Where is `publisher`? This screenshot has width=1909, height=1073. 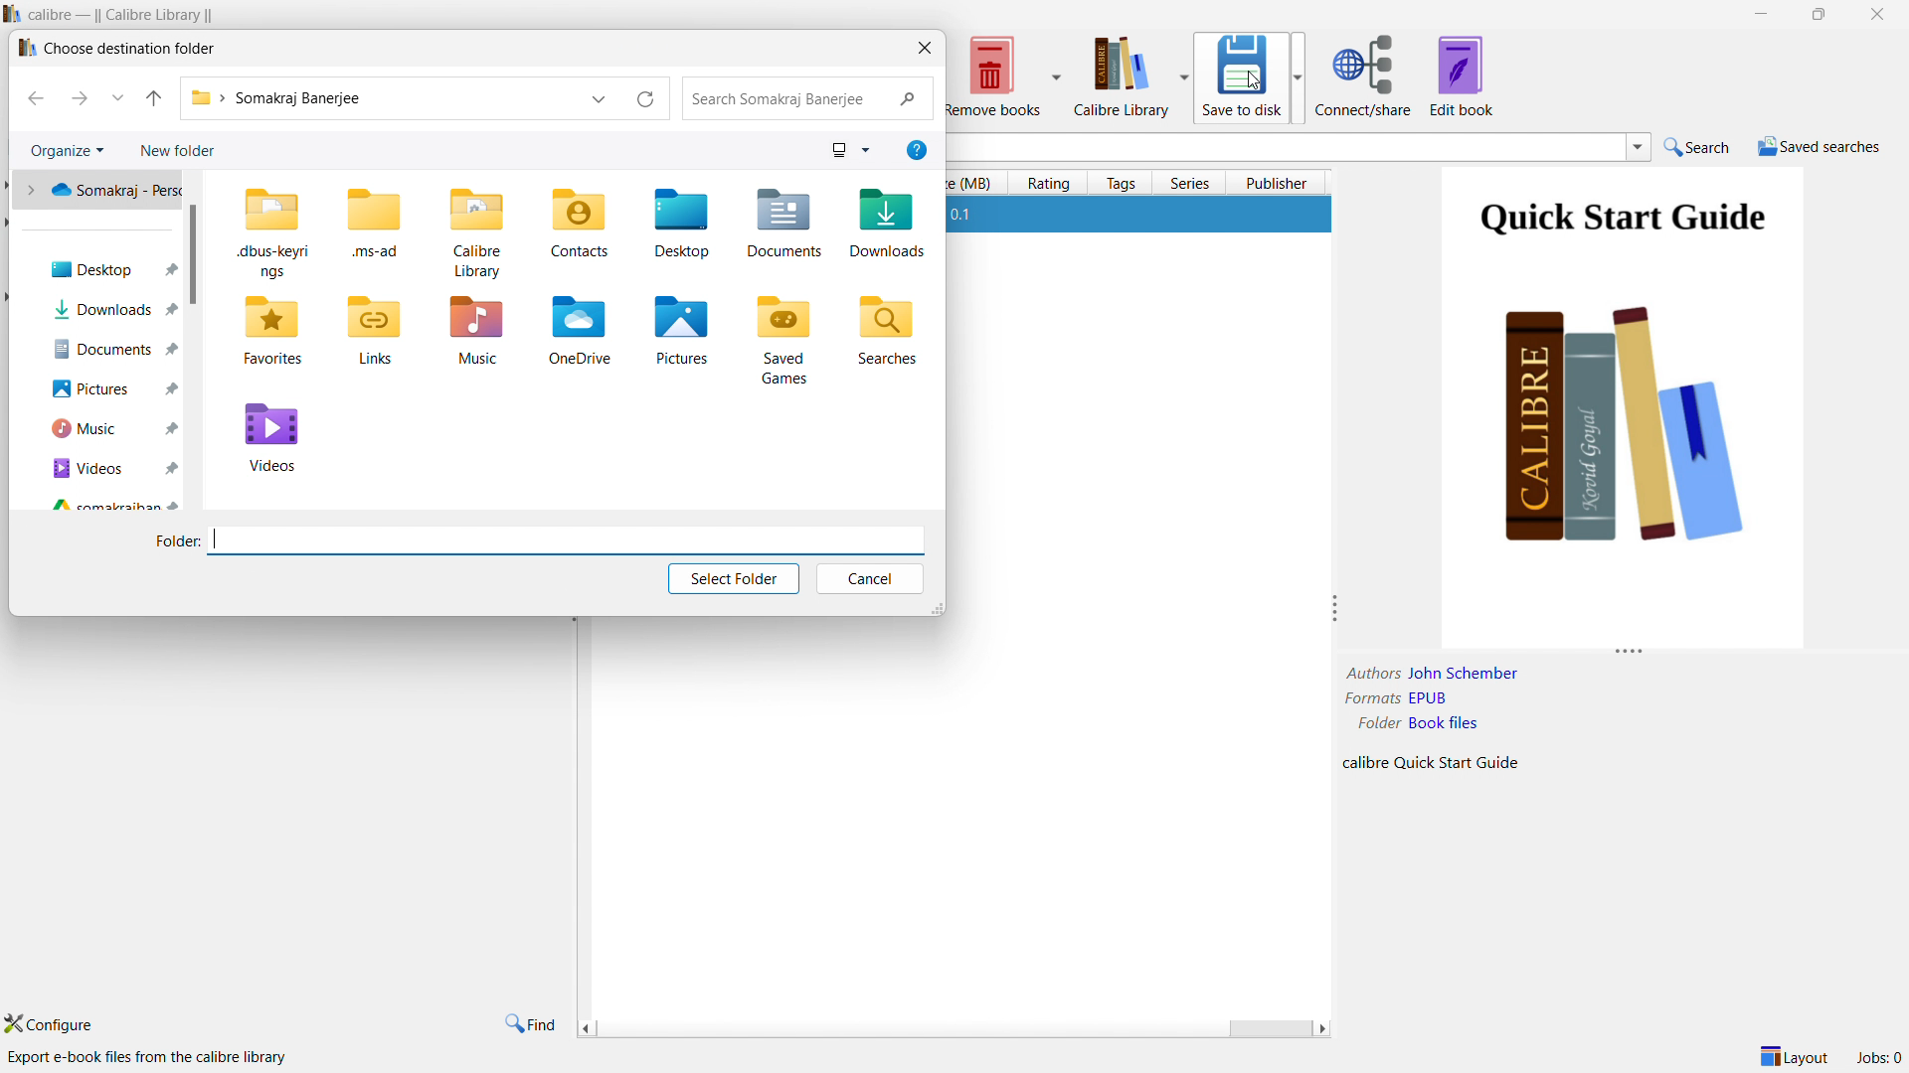
publisher is located at coordinates (1280, 181).